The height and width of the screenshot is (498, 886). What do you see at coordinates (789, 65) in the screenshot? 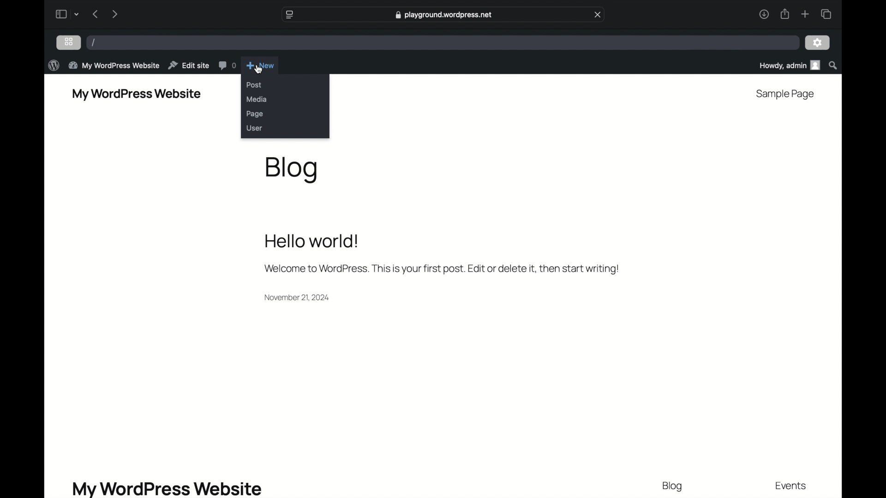
I see `howdy, admin` at bounding box center [789, 65].